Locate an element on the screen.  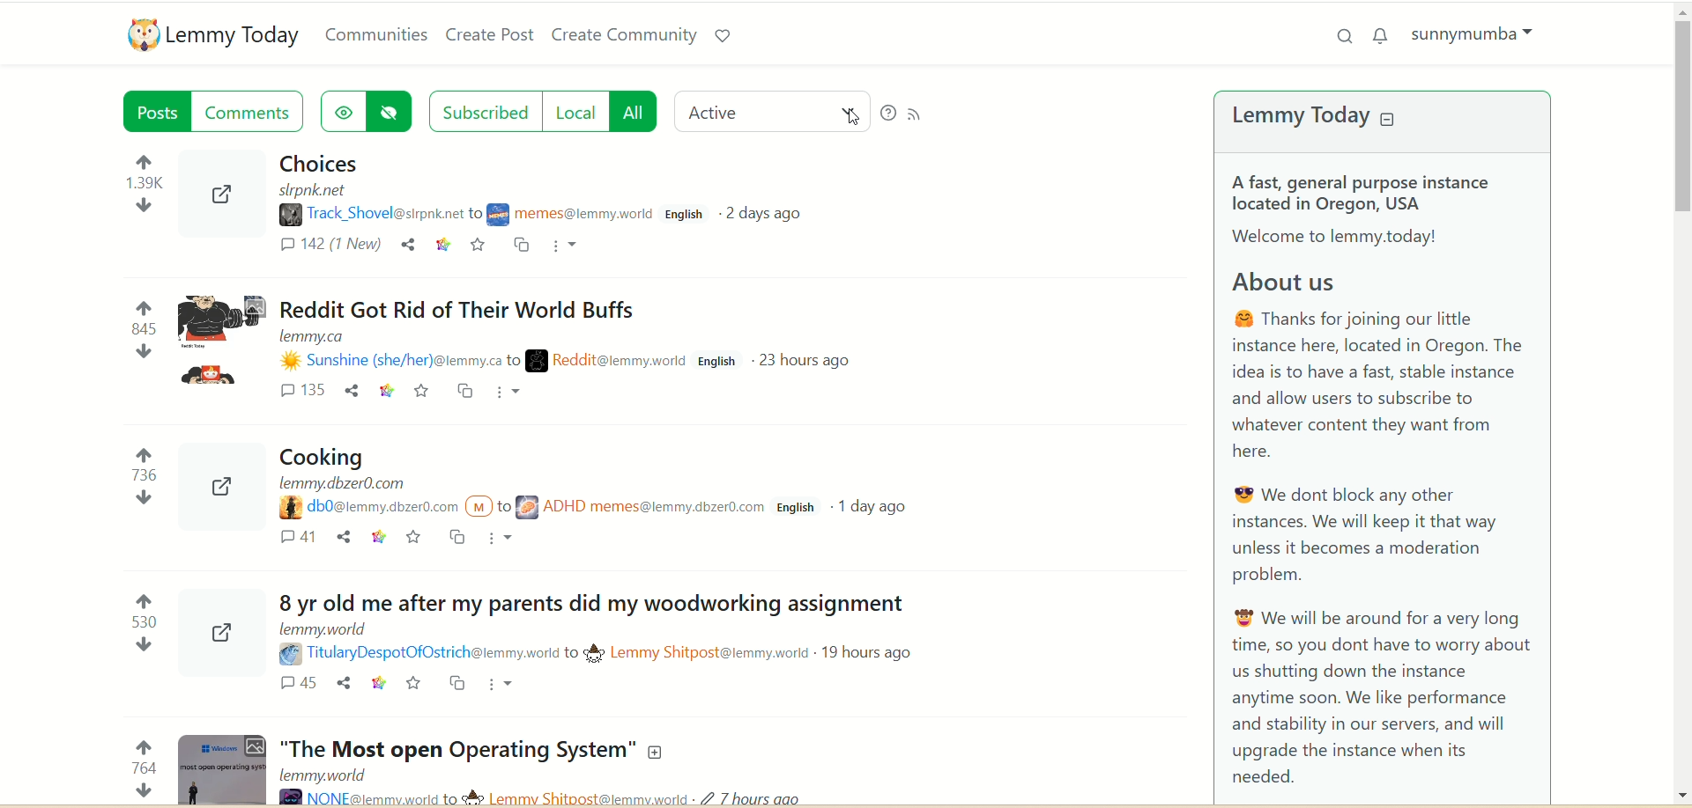
favorite is located at coordinates (475, 246).